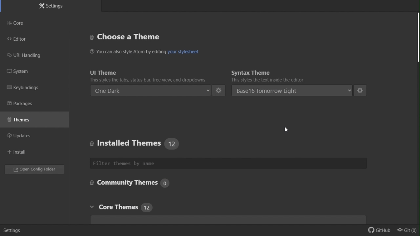  Describe the element at coordinates (20, 152) in the screenshot. I see `` at that location.